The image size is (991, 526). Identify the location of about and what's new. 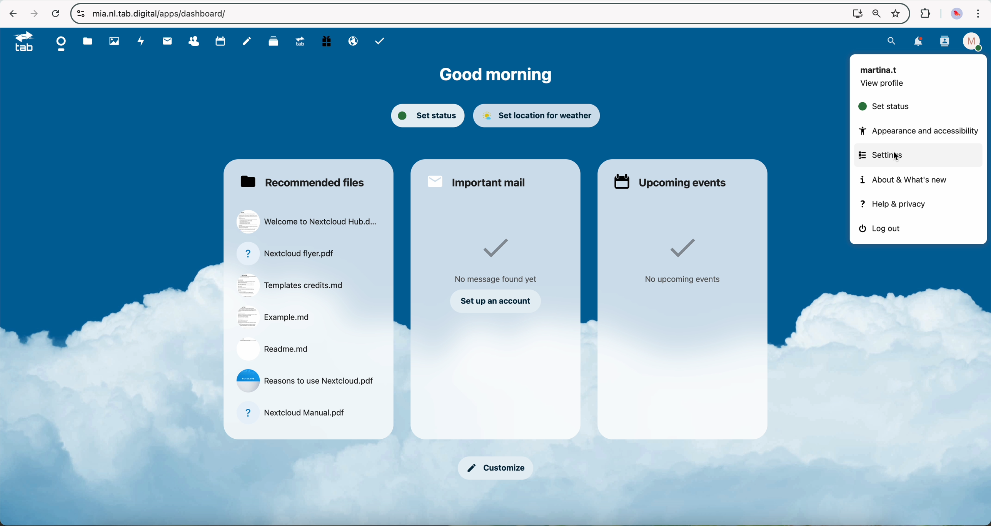
(911, 180).